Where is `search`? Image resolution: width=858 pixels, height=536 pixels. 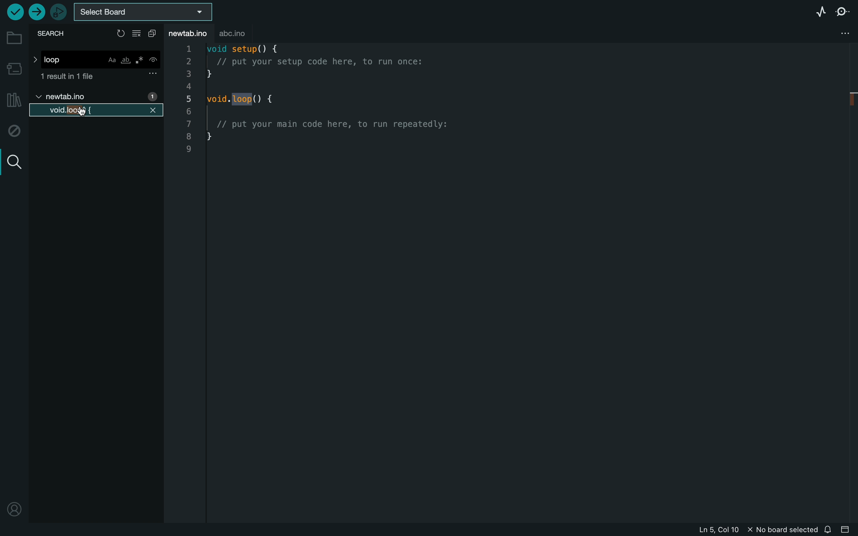
search is located at coordinates (54, 35).